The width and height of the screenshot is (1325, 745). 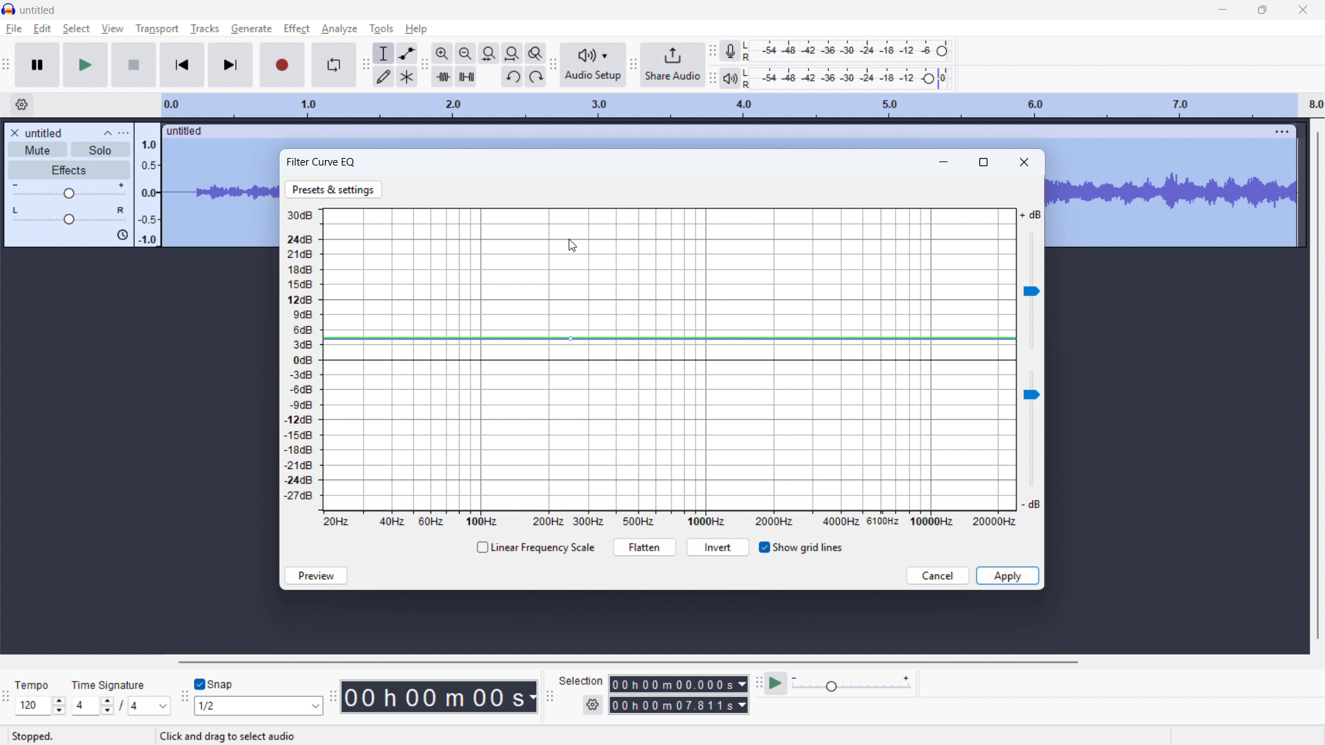 What do you see at coordinates (669, 359) in the screenshot?
I see `equaliser curve ` at bounding box center [669, 359].